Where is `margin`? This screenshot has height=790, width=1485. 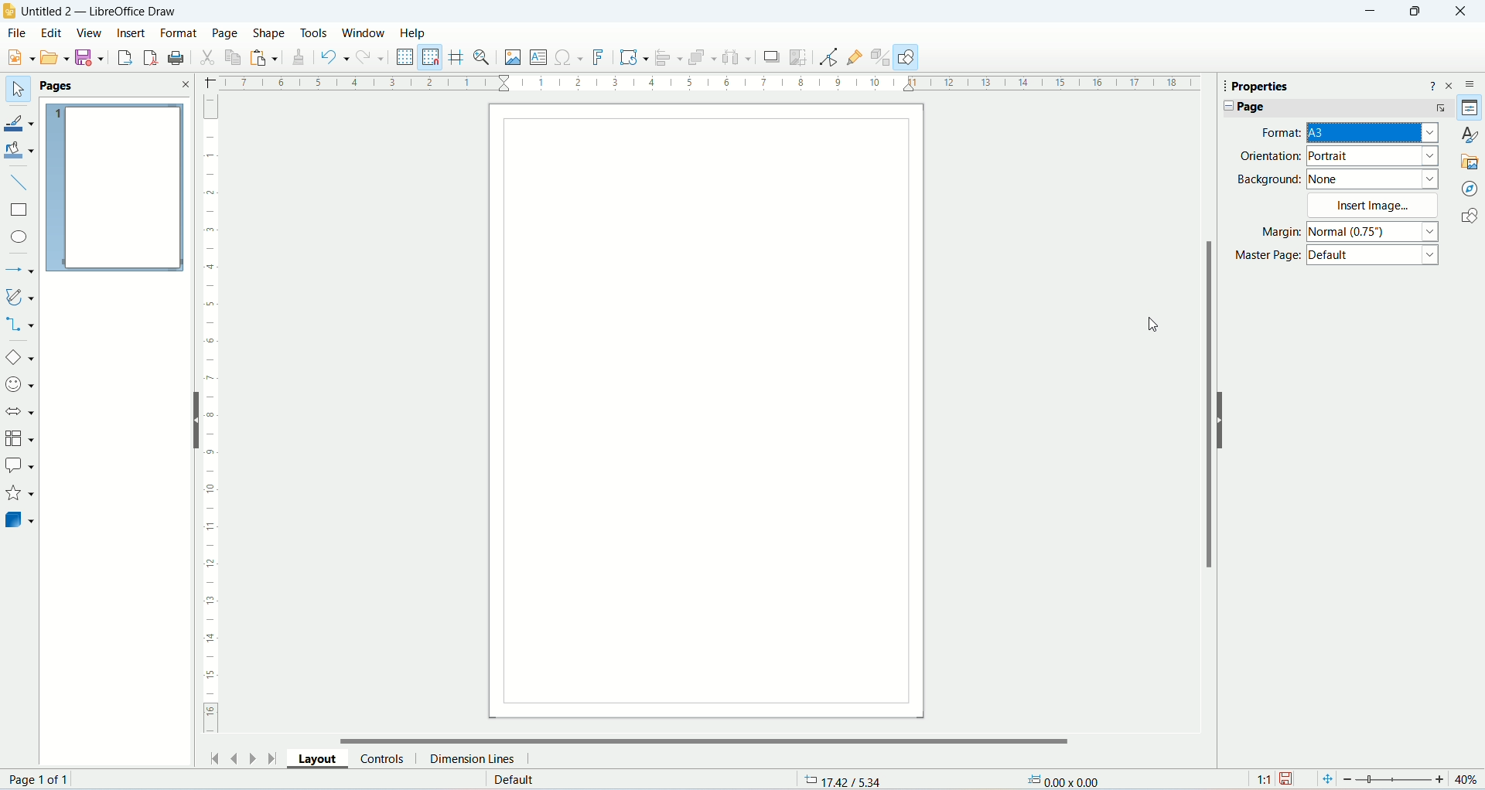
margin is located at coordinates (1347, 231).